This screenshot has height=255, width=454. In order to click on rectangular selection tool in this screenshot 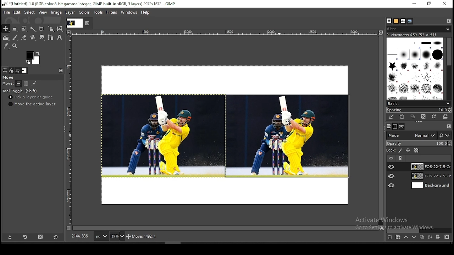, I will do `click(14, 29)`.